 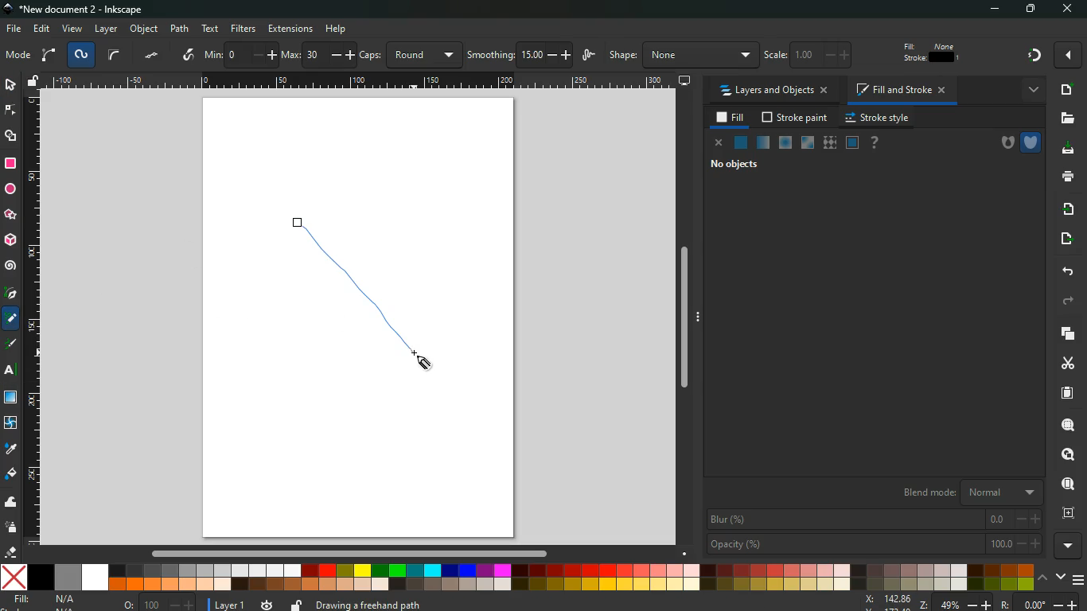 What do you see at coordinates (1063, 176) in the screenshot?
I see `print` at bounding box center [1063, 176].